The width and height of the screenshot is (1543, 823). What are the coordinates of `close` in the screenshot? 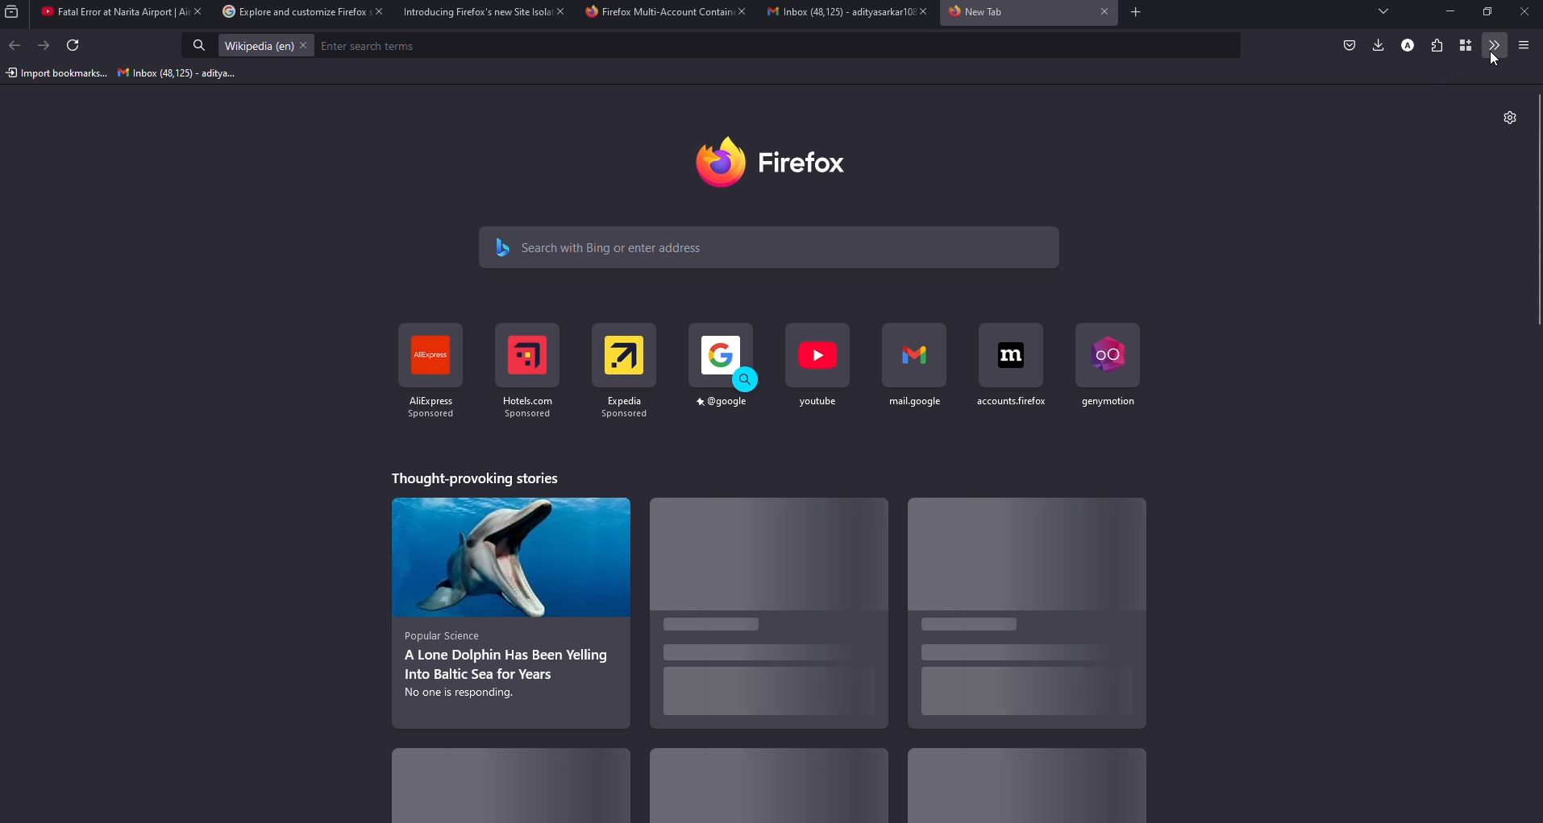 It's located at (305, 45).